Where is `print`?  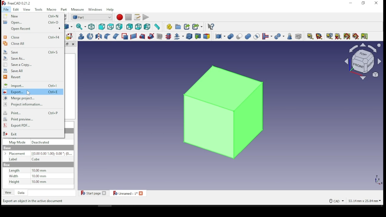
print is located at coordinates (32, 112).